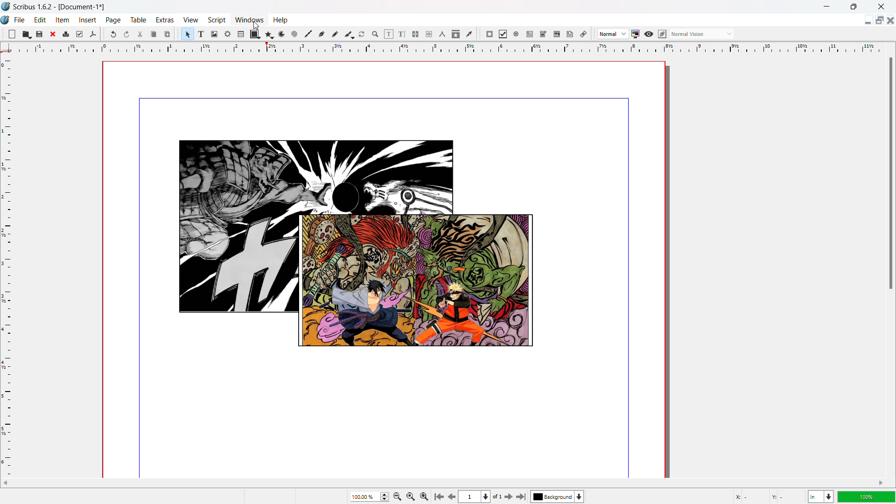 The width and height of the screenshot is (896, 504). What do you see at coordinates (438, 496) in the screenshot?
I see `go to first page` at bounding box center [438, 496].